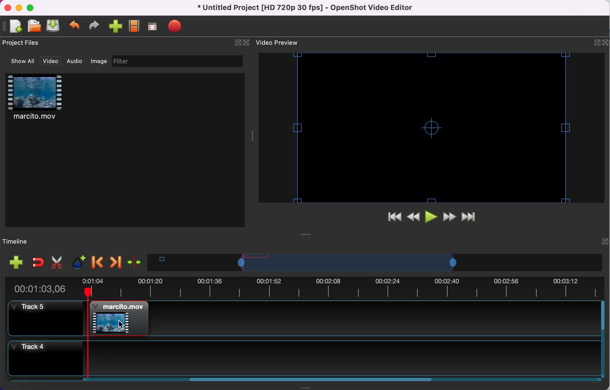 The width and height of the screenshot is (610, 390). Describe the element at coordinates (153, 27) in the screenshot. I see `fullscreen` at that location.